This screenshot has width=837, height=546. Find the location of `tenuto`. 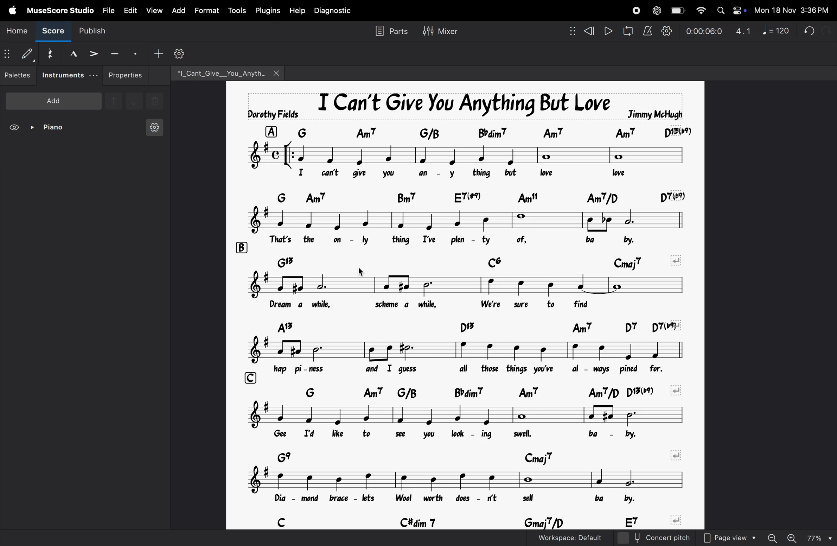

tenuto is located at coordinates (115, 53).